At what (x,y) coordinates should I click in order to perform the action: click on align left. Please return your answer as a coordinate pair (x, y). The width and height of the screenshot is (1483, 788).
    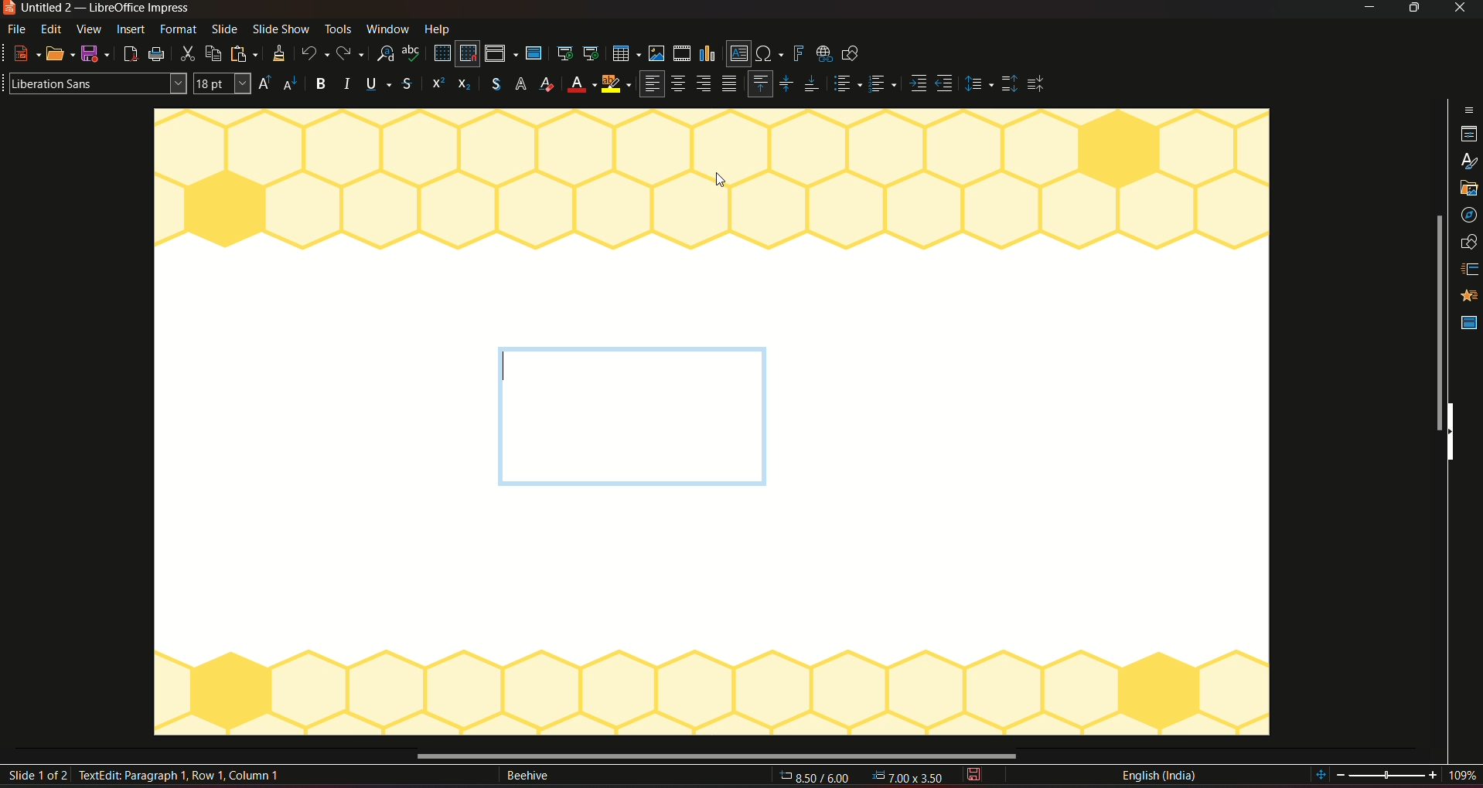
    Looking at the image, I should click on (651, 84).